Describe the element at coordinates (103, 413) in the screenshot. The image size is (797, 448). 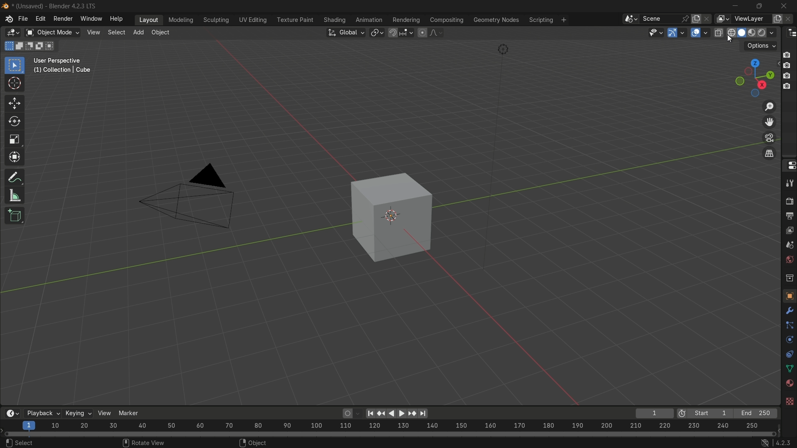
I see `view` at that location.